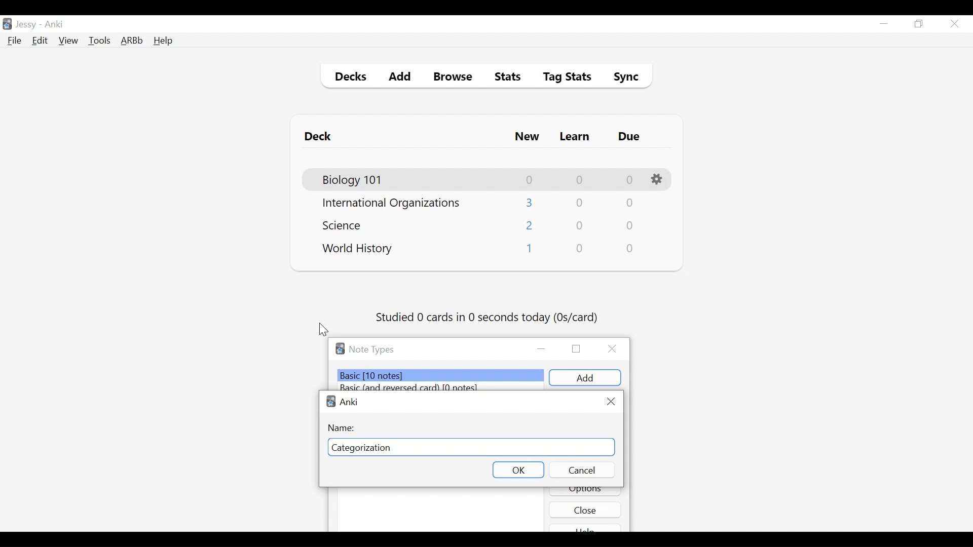 This screenshot has width=973, height=547. Describe the element at coordinates (631, 249) in the screenshot. I see `Due Card Count` at that location.